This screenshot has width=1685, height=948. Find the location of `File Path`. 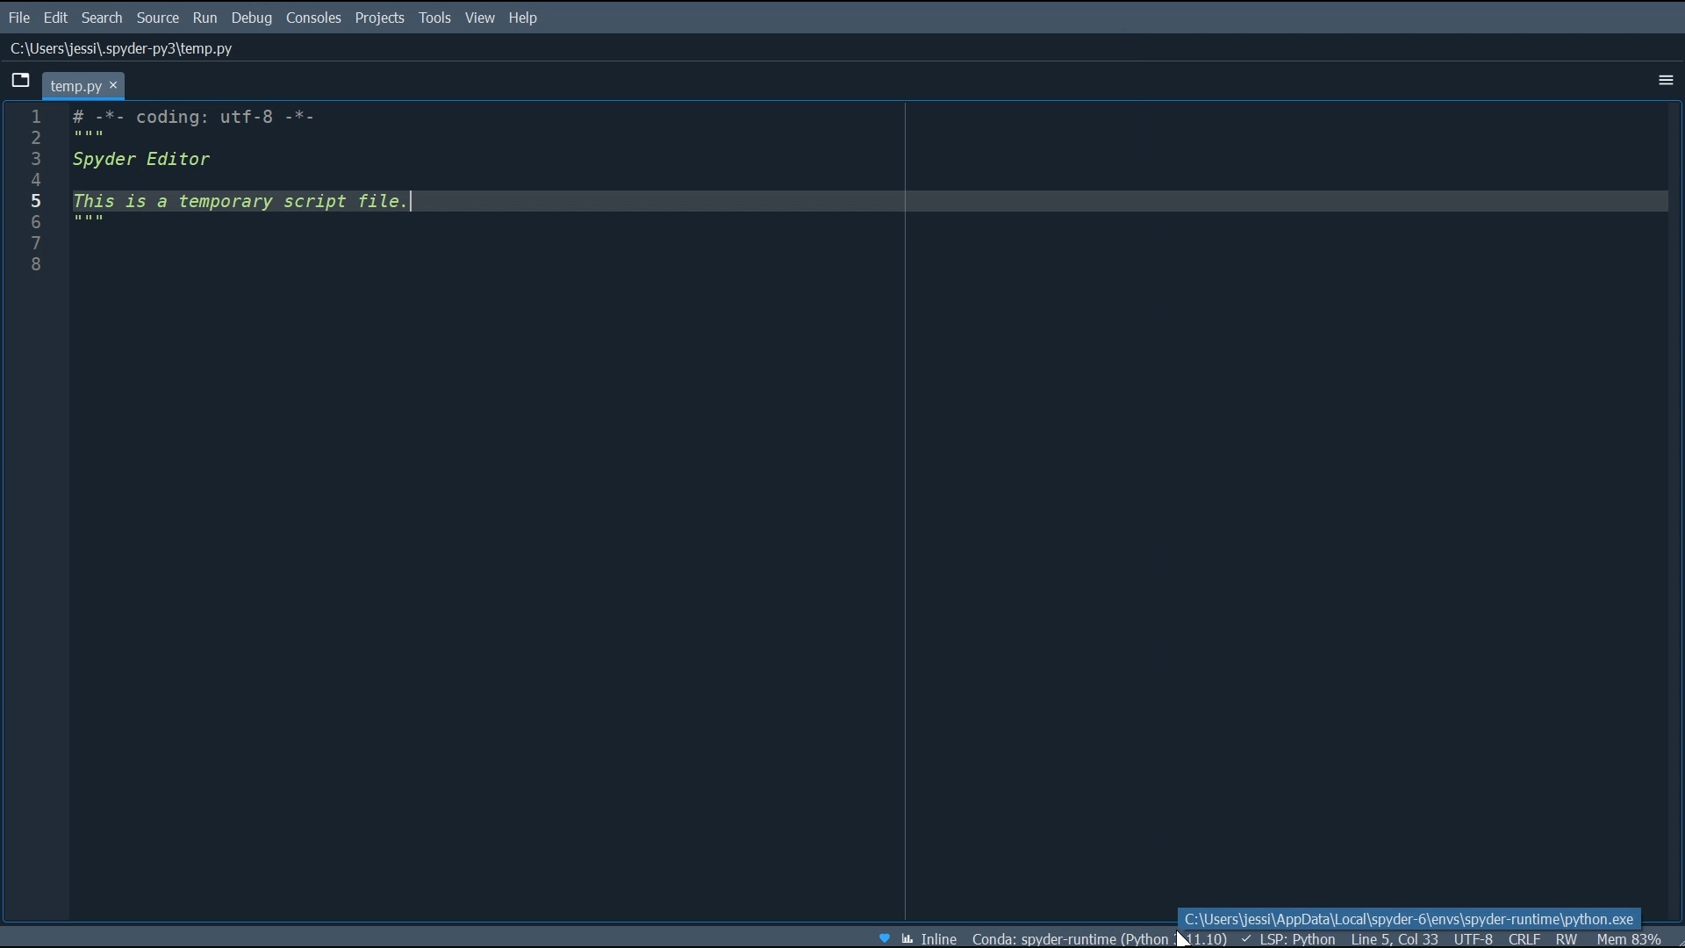

File Path is located at coordinates (120, 49).